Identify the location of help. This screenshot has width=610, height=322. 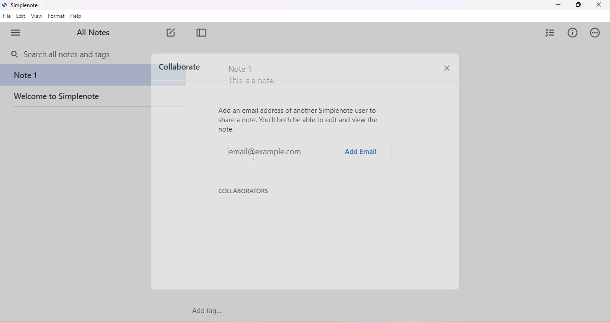
(76, 17).